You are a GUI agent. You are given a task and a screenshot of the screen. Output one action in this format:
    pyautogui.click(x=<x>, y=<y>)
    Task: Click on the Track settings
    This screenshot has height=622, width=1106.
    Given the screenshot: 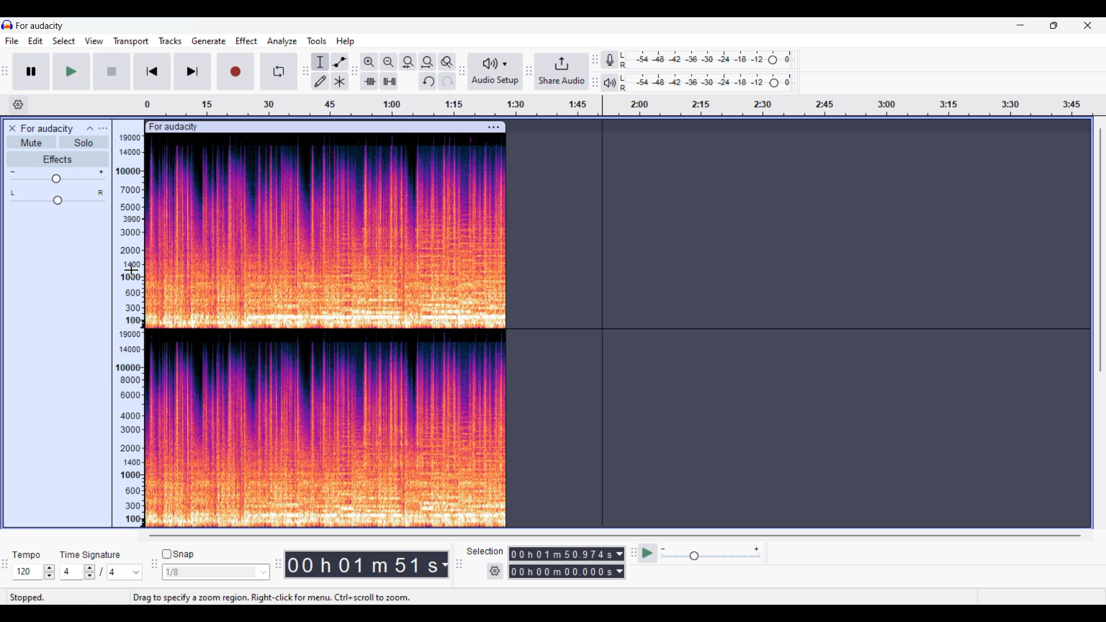 What is the action you would take?
    pyautogui.click(x=491, y=127)
    